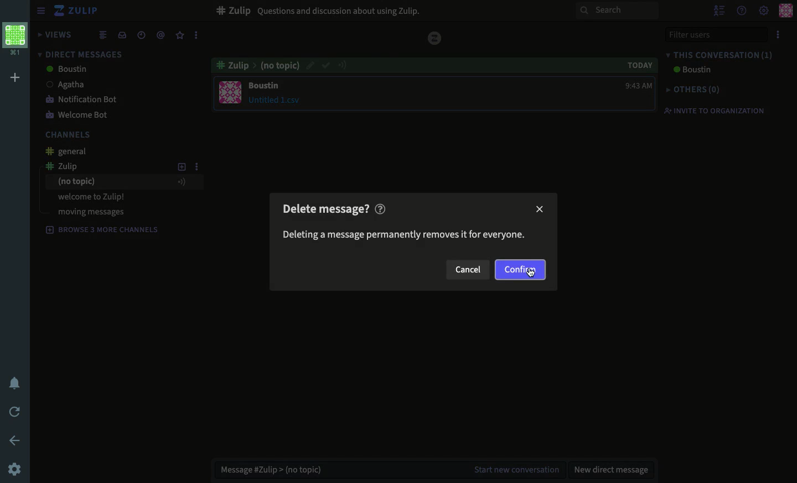 This screenshot has width=797, height=483. Describe the element at coordinates (532, 272) in the screenshot. I see `Cursor` at that location.